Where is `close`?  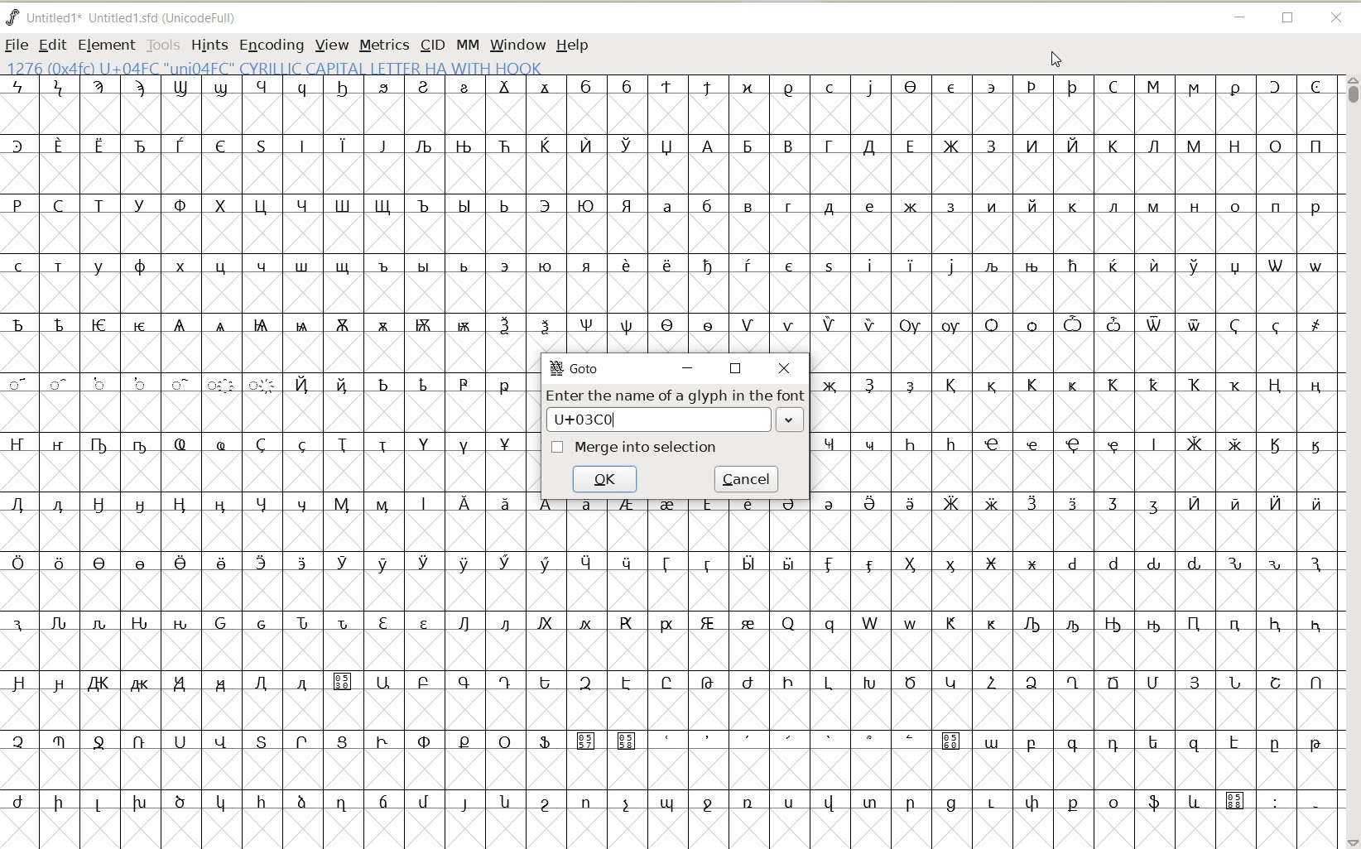 close is located at coordinates (787, 369).